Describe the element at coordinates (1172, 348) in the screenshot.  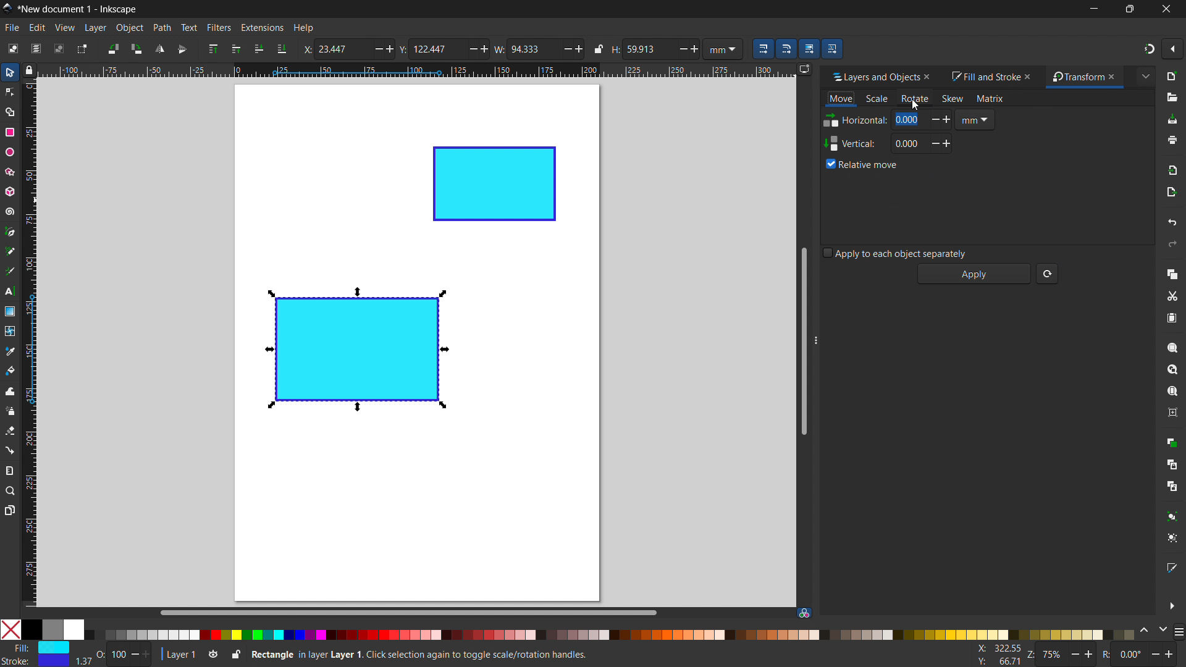
I see `zoom selection` at that location.